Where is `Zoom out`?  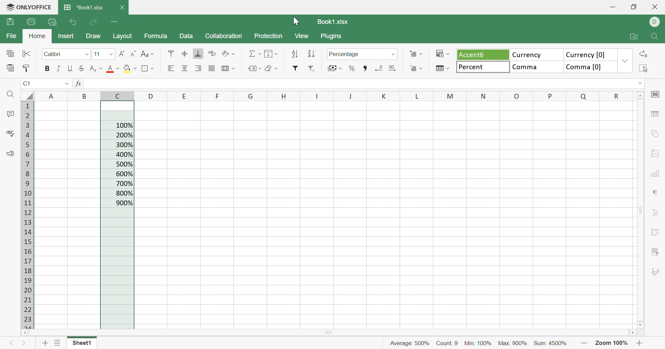 Zoom out is located at coordinates (639, 343).